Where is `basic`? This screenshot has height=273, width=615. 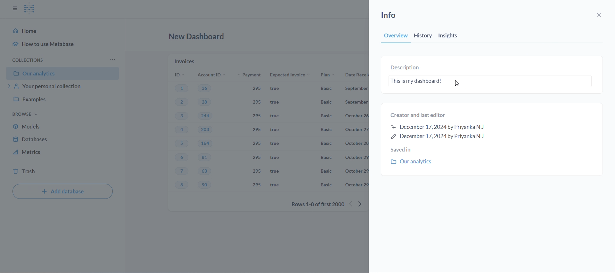 basic is located at coordinates (326, 103).